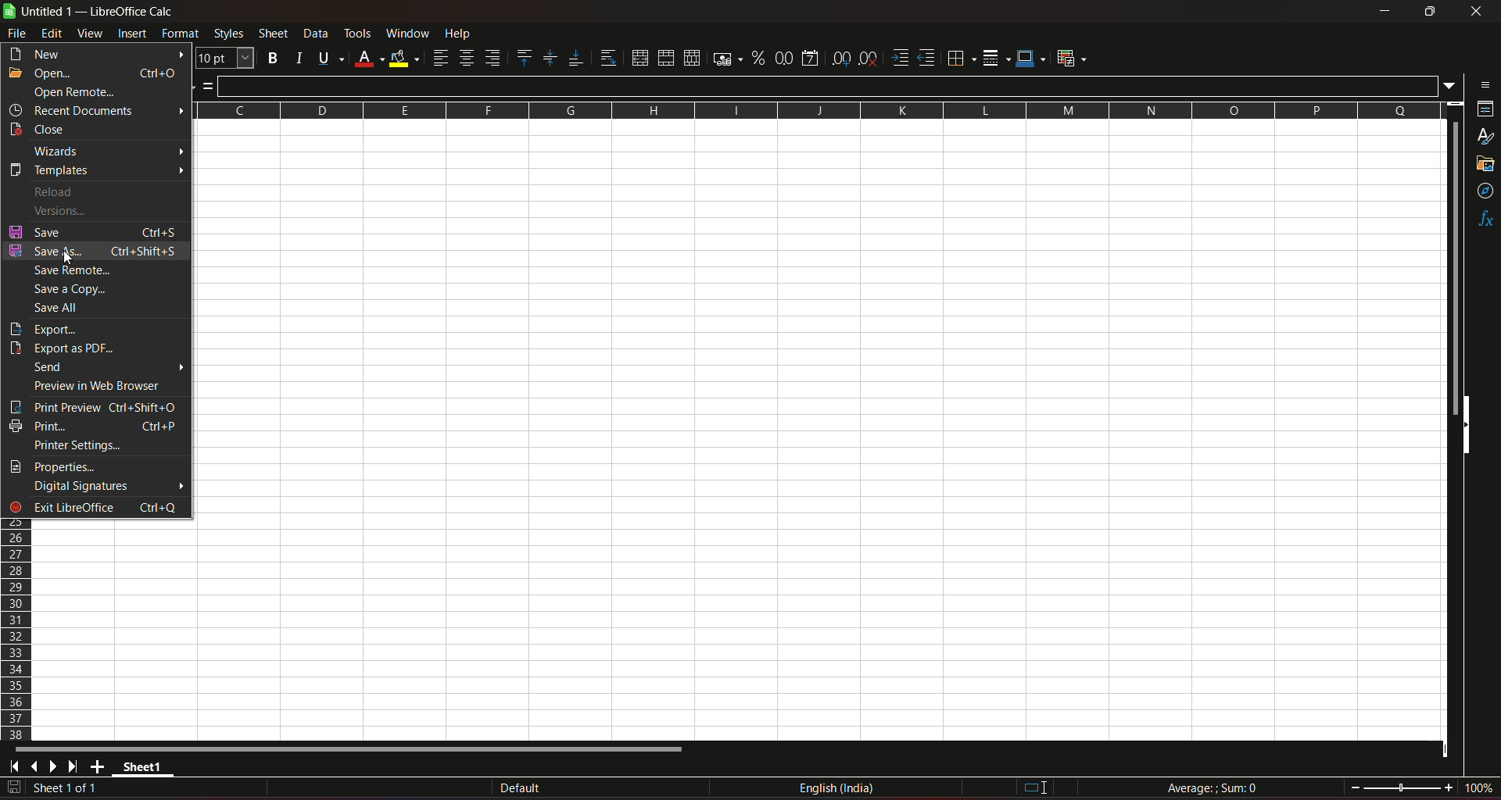 The width and height of the screenshot is (1501, 800). Describe the element at coordinates (1429, 12) in the screenshot. I see `maximize` at that location.